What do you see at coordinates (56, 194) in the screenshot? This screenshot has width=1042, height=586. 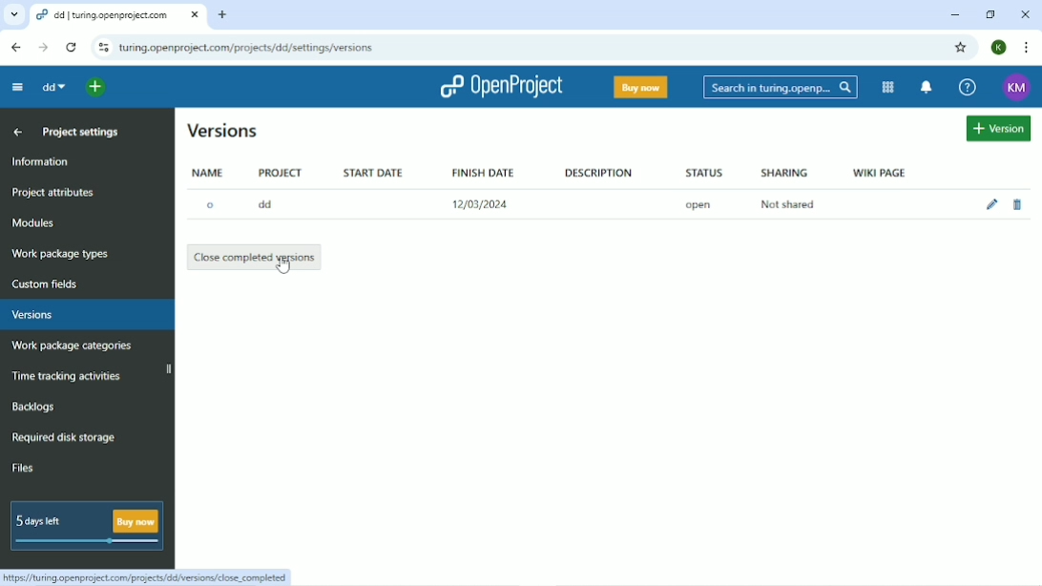 I see `Project attributes` at bounding box center [56, 194].